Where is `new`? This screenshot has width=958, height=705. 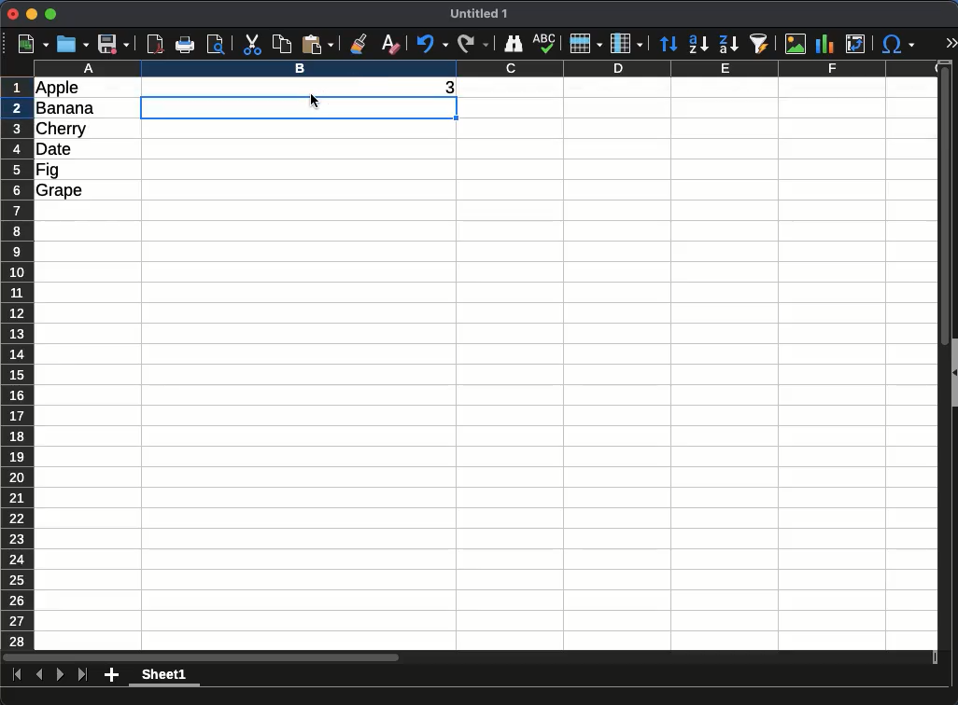
new is located at coordinates (34, 45).